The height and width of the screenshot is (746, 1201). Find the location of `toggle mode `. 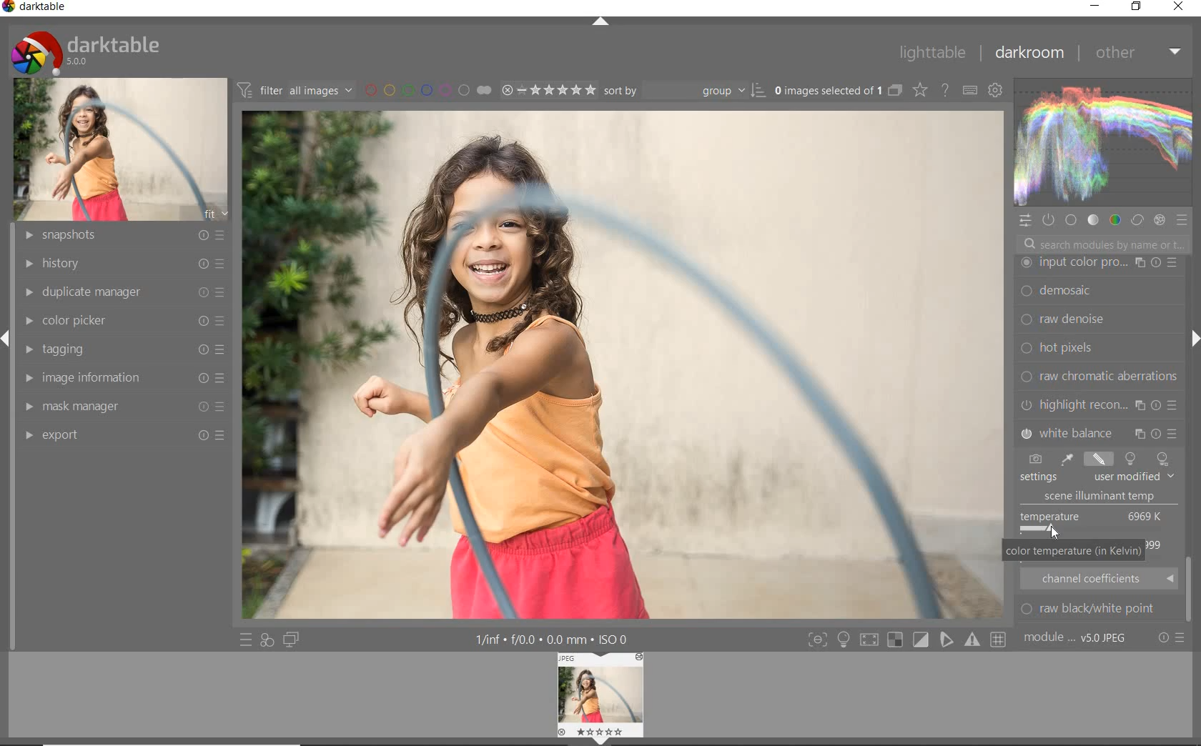

toggle mode  is located at coordinates (897, 641).